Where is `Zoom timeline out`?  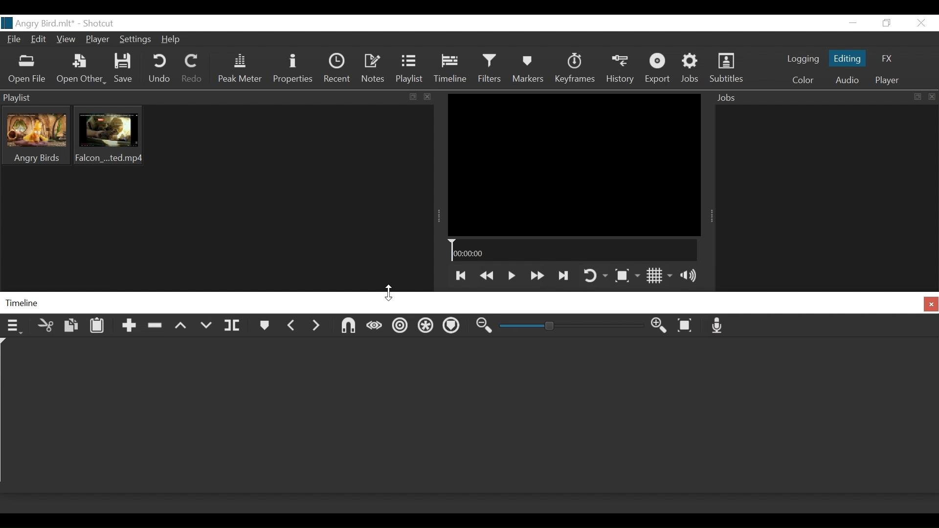 Zoom timeline out is located at coordinates (660, 327).